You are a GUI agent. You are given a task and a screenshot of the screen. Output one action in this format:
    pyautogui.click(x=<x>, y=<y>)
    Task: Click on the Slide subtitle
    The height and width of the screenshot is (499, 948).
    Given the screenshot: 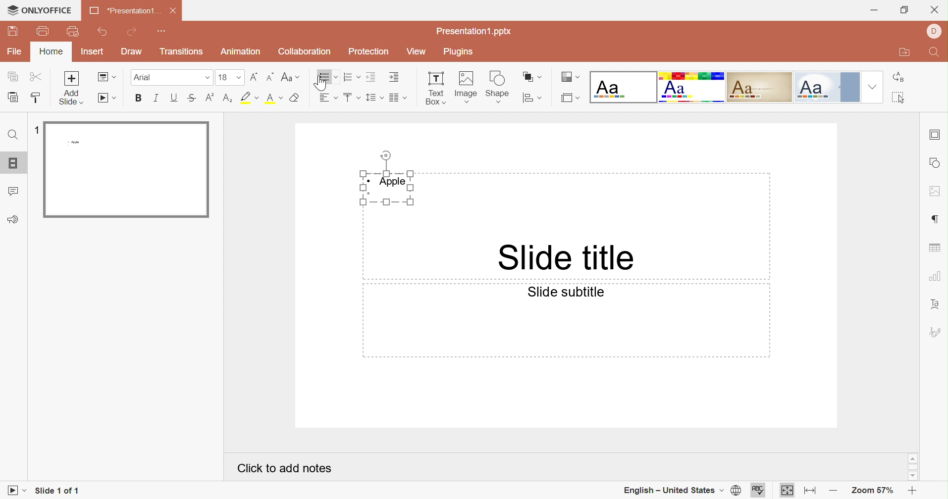 What is the action you would take?
    pyautogui.click(x=565, y=293)
    